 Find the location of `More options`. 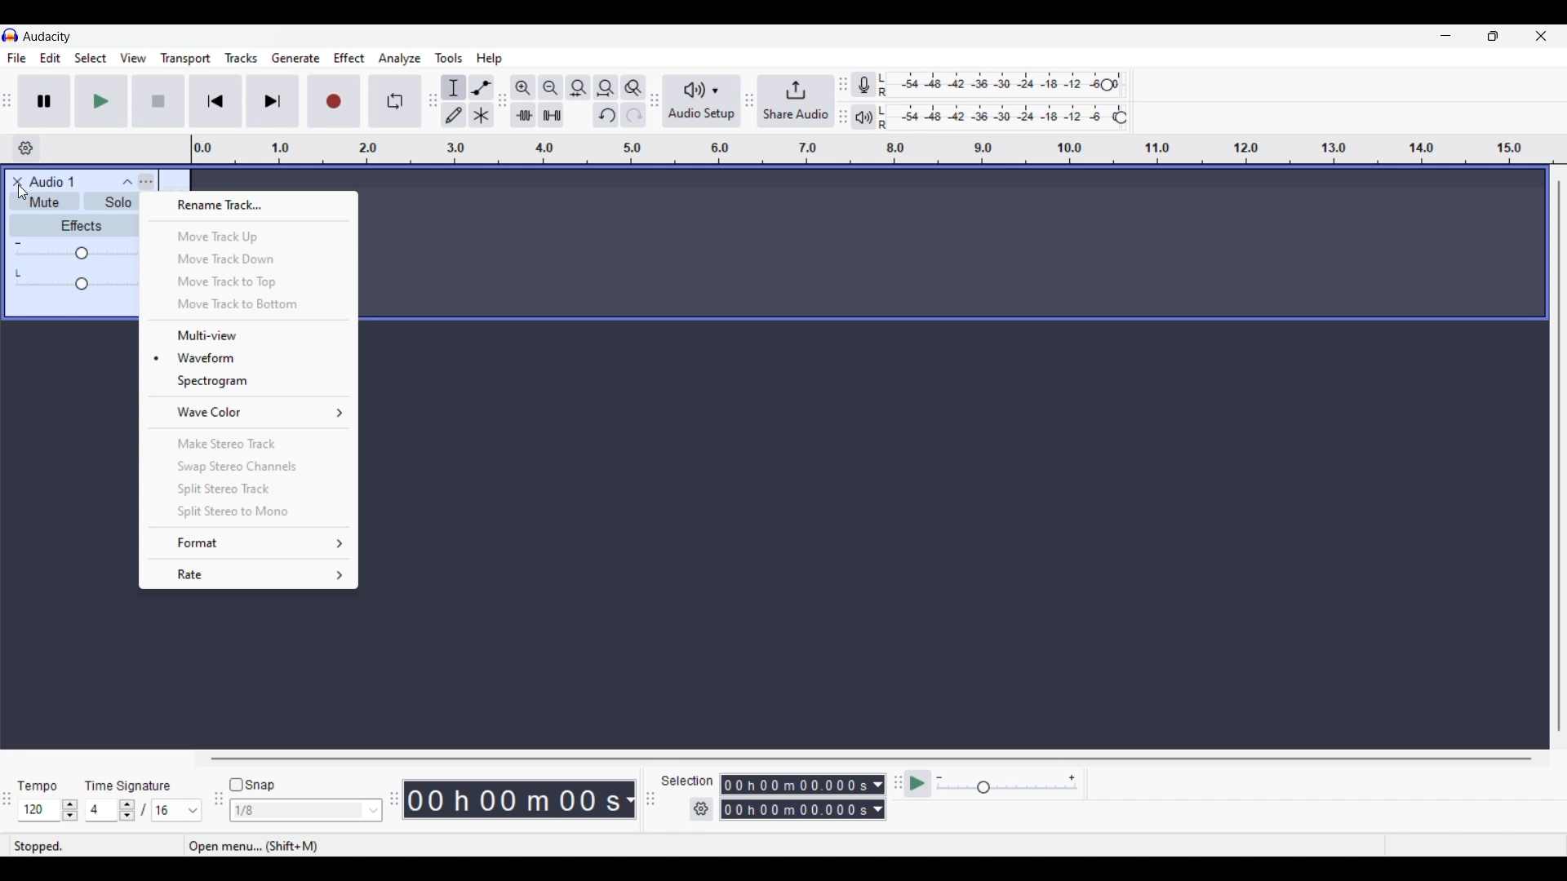

More options is located at coordinates (148, 180).